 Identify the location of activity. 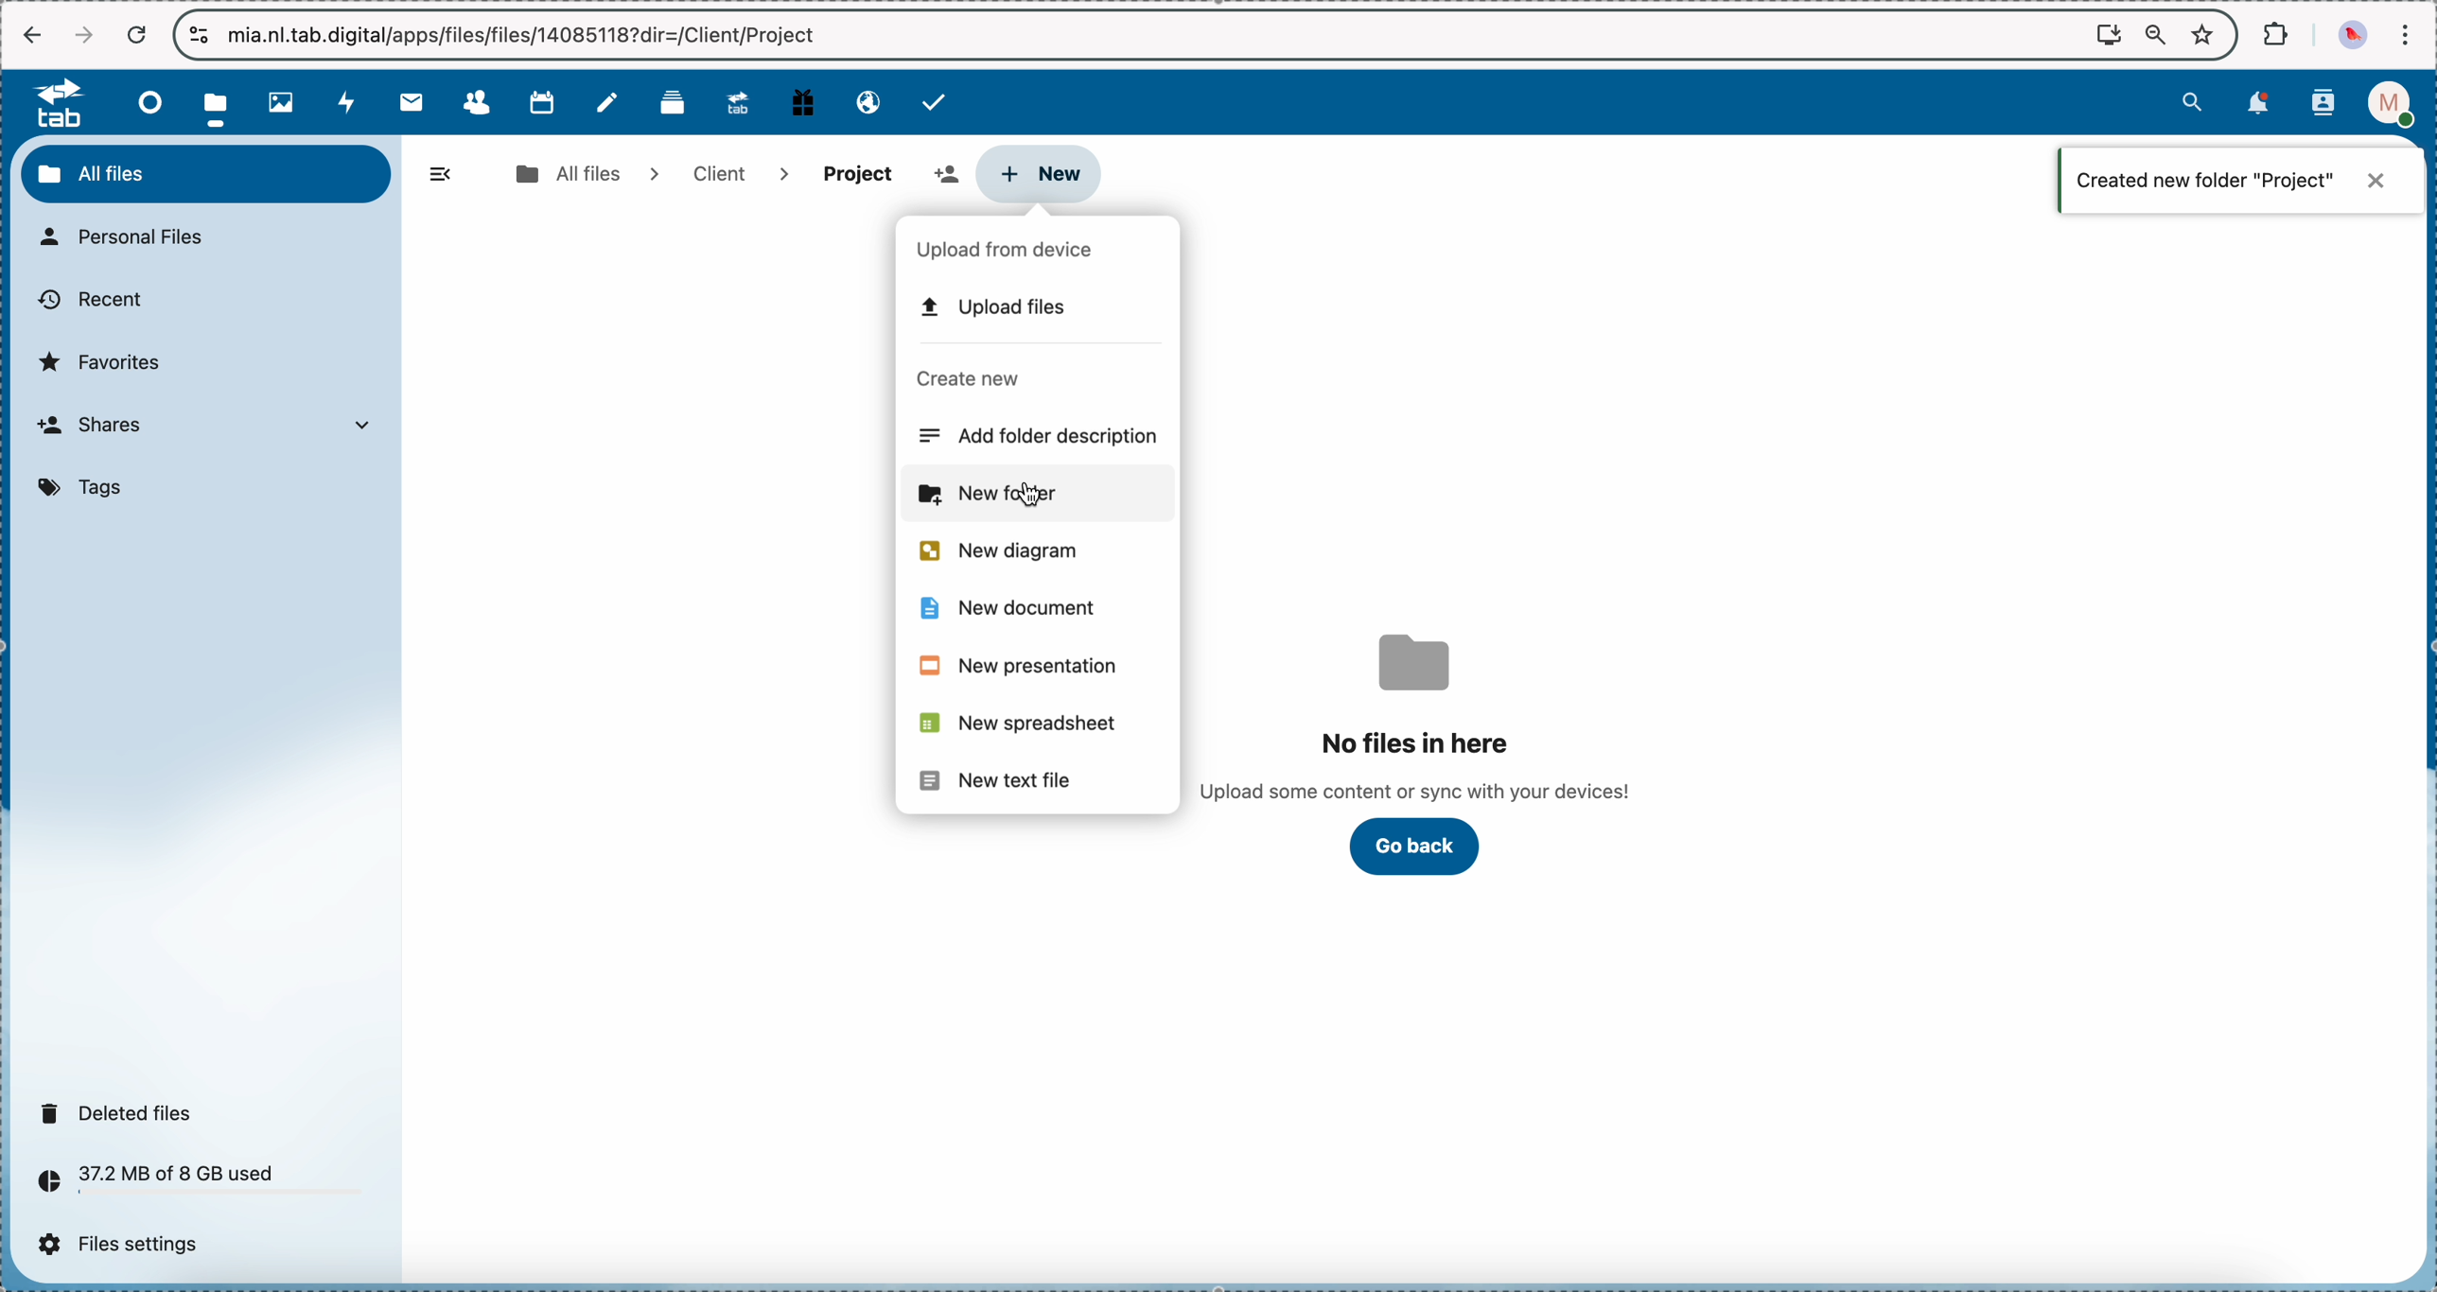
(349, 102).